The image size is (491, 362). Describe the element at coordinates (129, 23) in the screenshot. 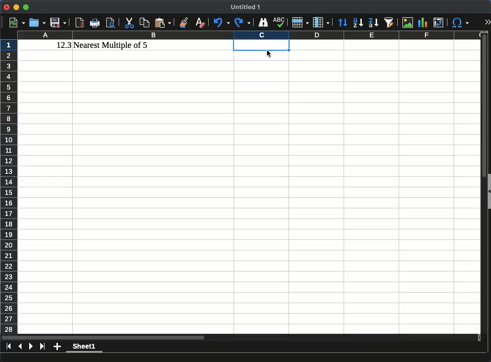

I see `cut` at that location.